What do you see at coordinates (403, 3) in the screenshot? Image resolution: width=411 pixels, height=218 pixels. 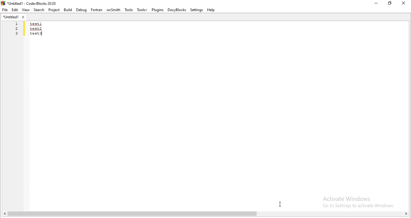 I see `Close` at bounding box center [403, 3].